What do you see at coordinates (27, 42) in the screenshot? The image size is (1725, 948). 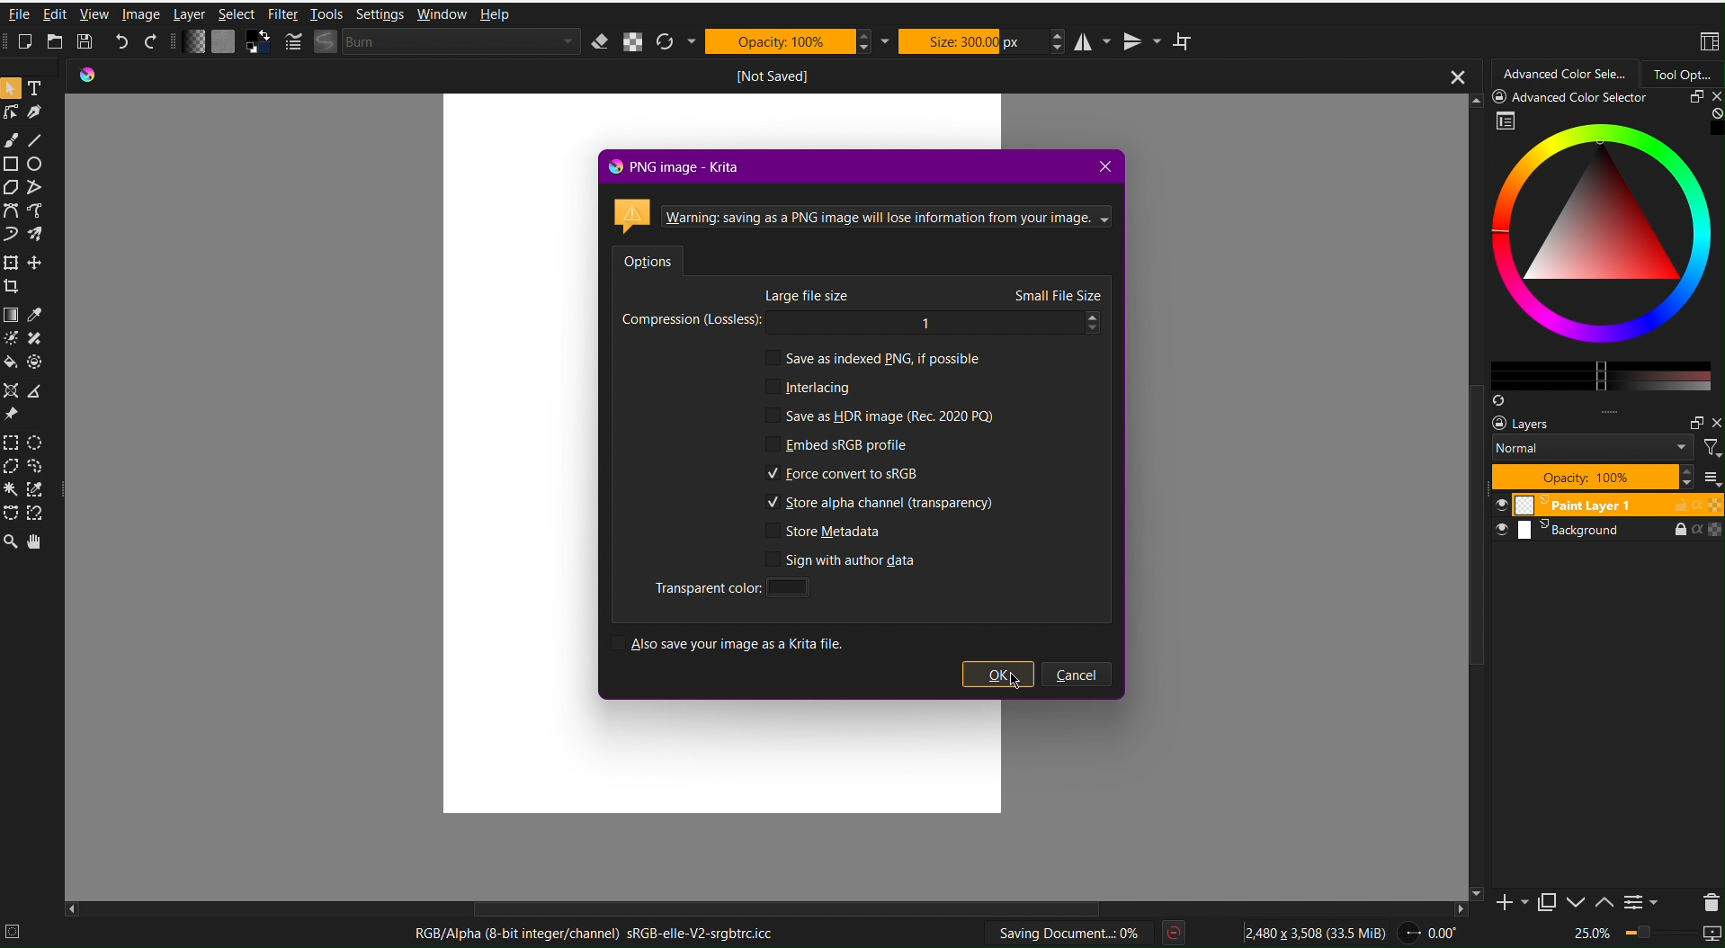 I see `New` at bounding box center [27, 42].